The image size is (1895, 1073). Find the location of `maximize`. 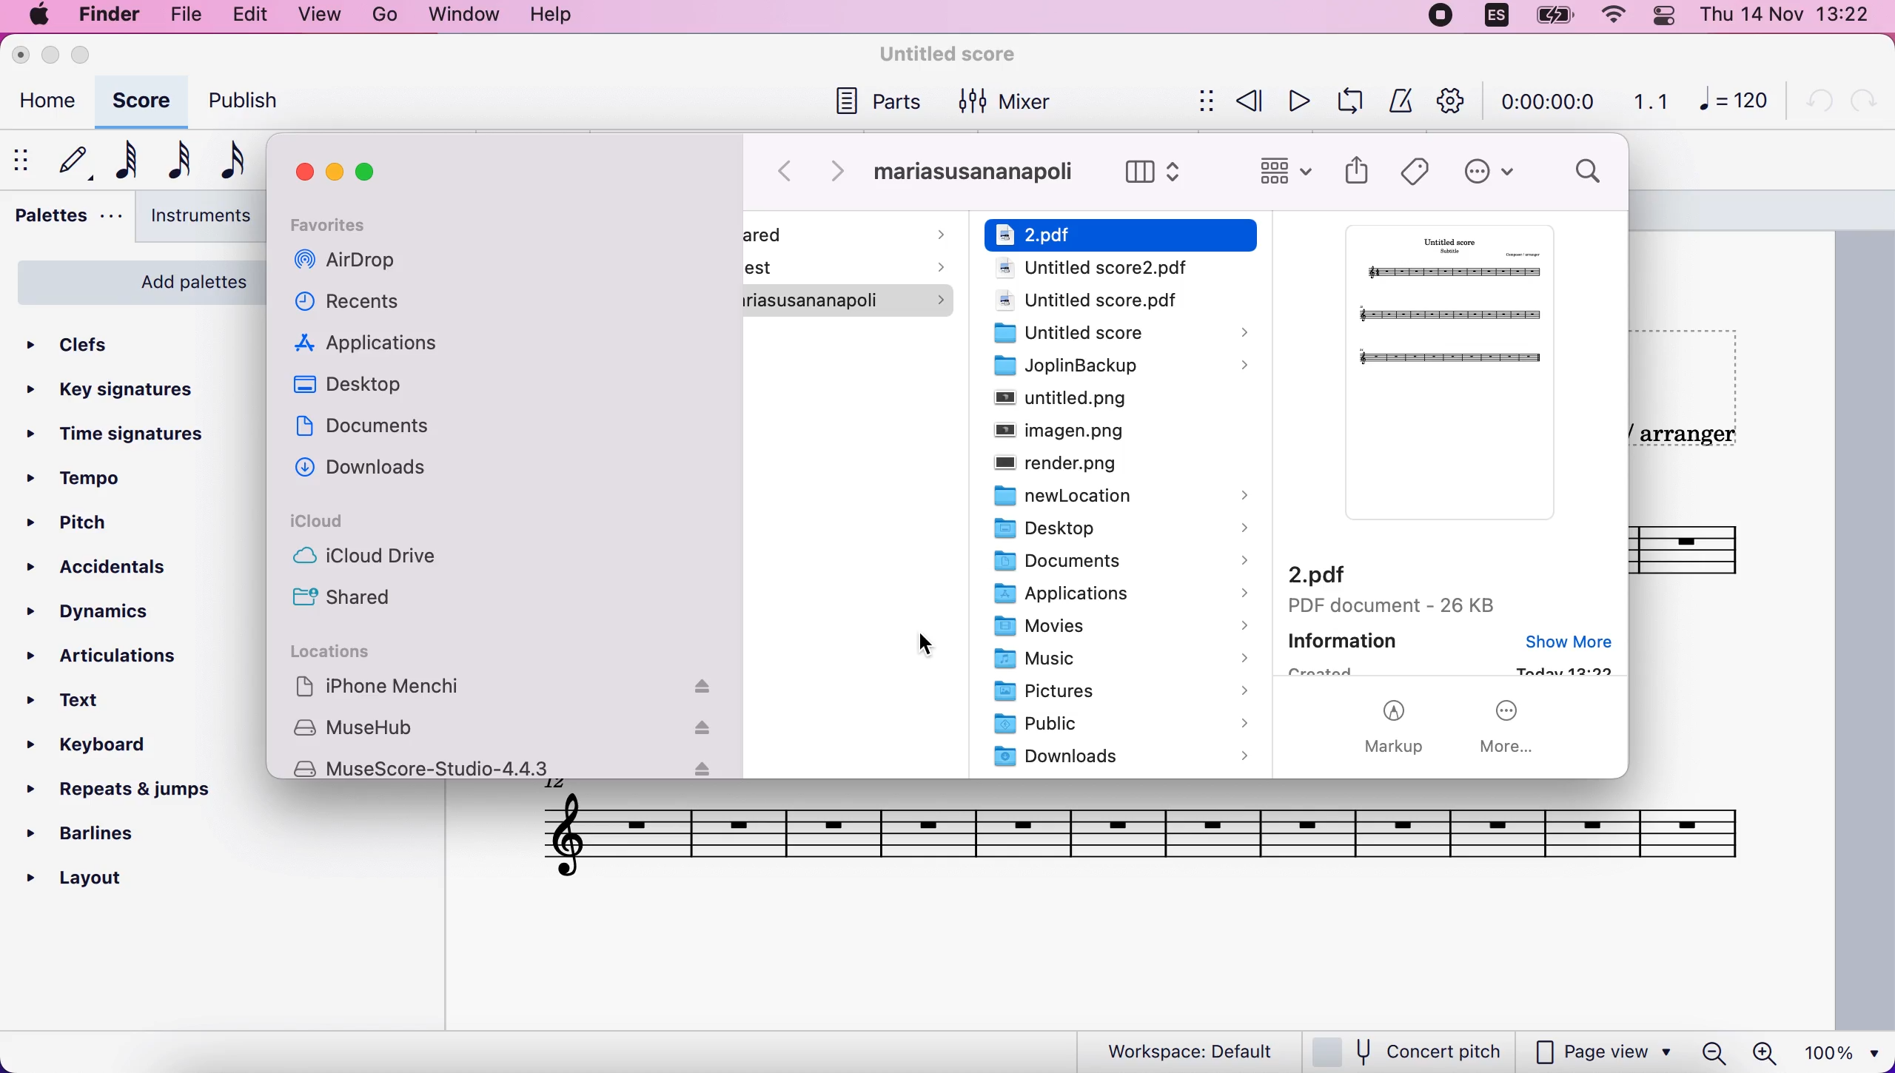

maximize is located at coordinates (89, 57).